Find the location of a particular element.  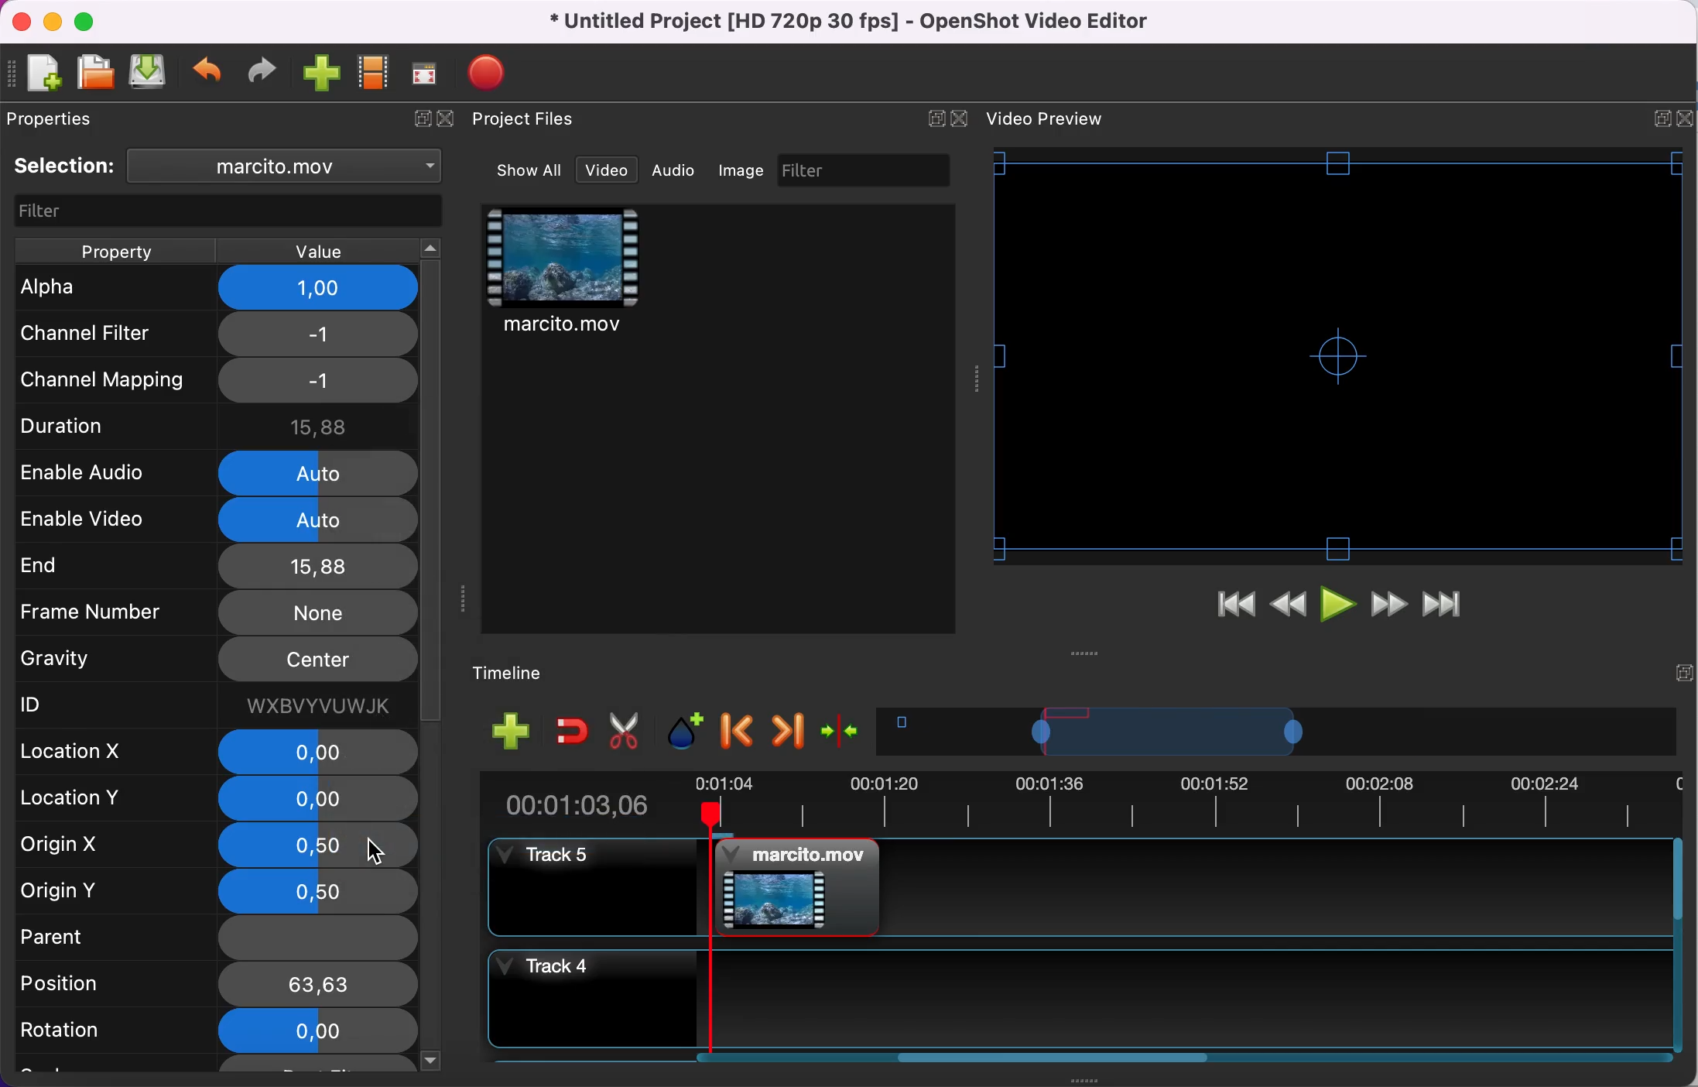

enable snapping is located at coordinates (573, 729).